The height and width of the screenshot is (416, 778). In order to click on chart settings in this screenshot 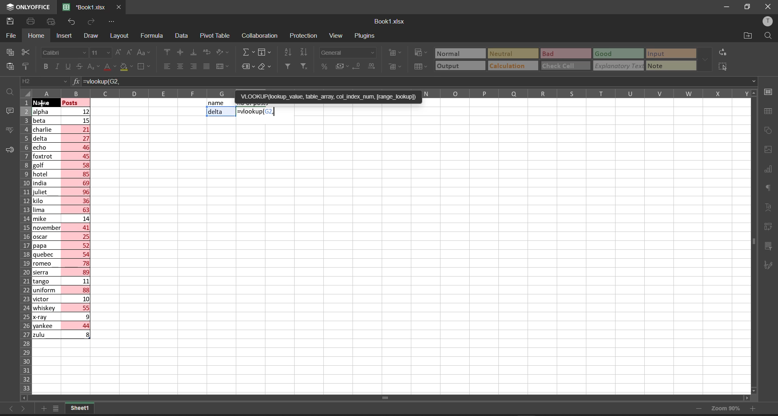, I will do `click(771, 169)`.